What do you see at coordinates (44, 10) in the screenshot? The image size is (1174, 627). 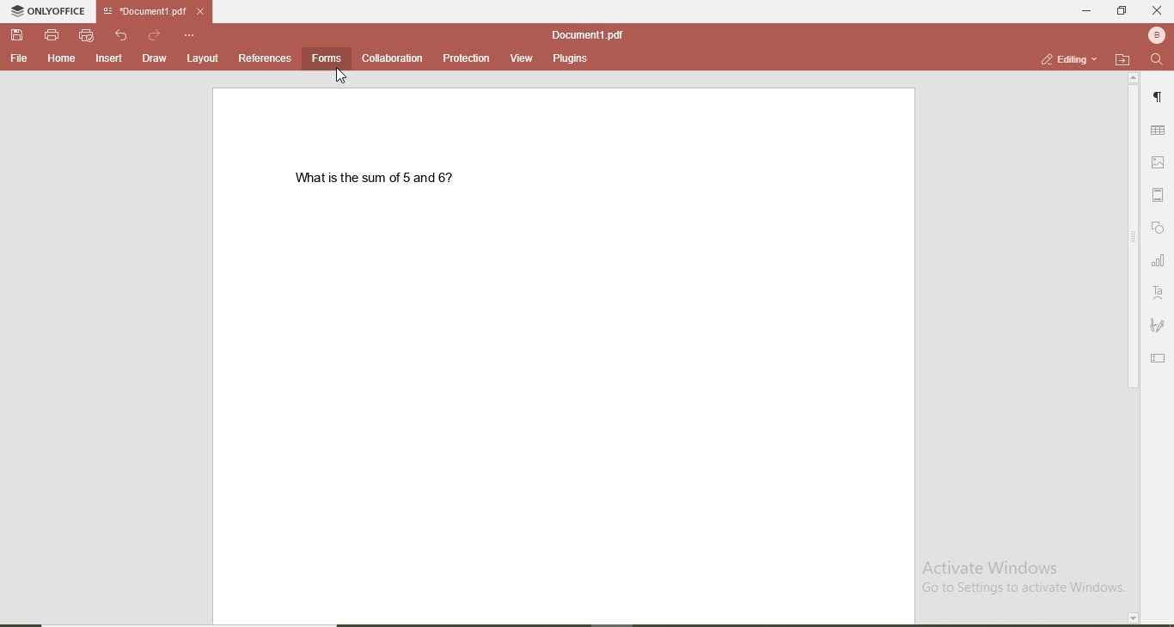 I see `onlyoffice` at bounding box center [44, 10].